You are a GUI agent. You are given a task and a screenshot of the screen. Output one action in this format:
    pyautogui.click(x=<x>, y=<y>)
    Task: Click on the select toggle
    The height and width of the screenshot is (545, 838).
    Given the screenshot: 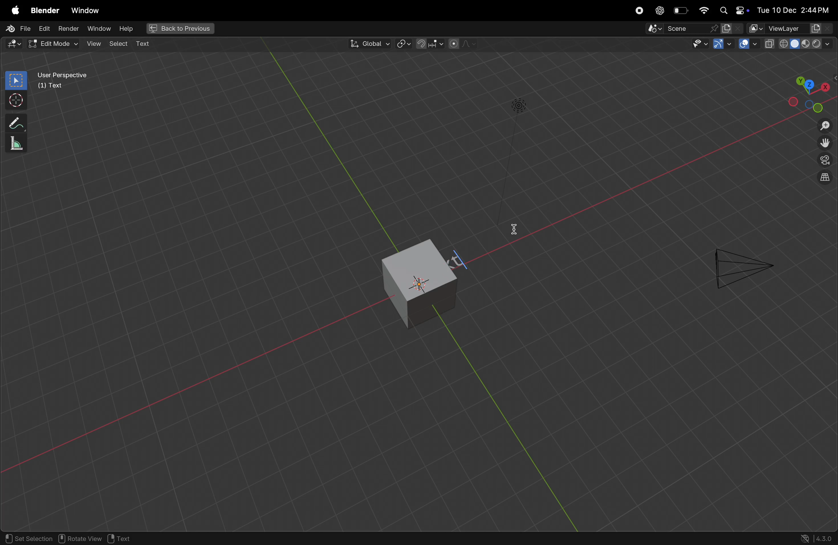 What is the action you would take?
    pyautogui.click(x=28, y=539)
    